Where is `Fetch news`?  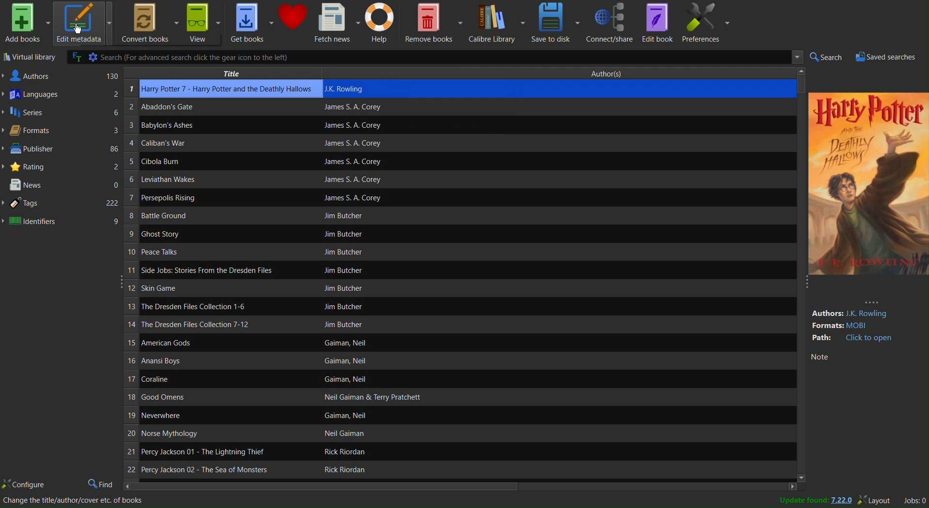 Fetch news is located at coordinates (337, 23).